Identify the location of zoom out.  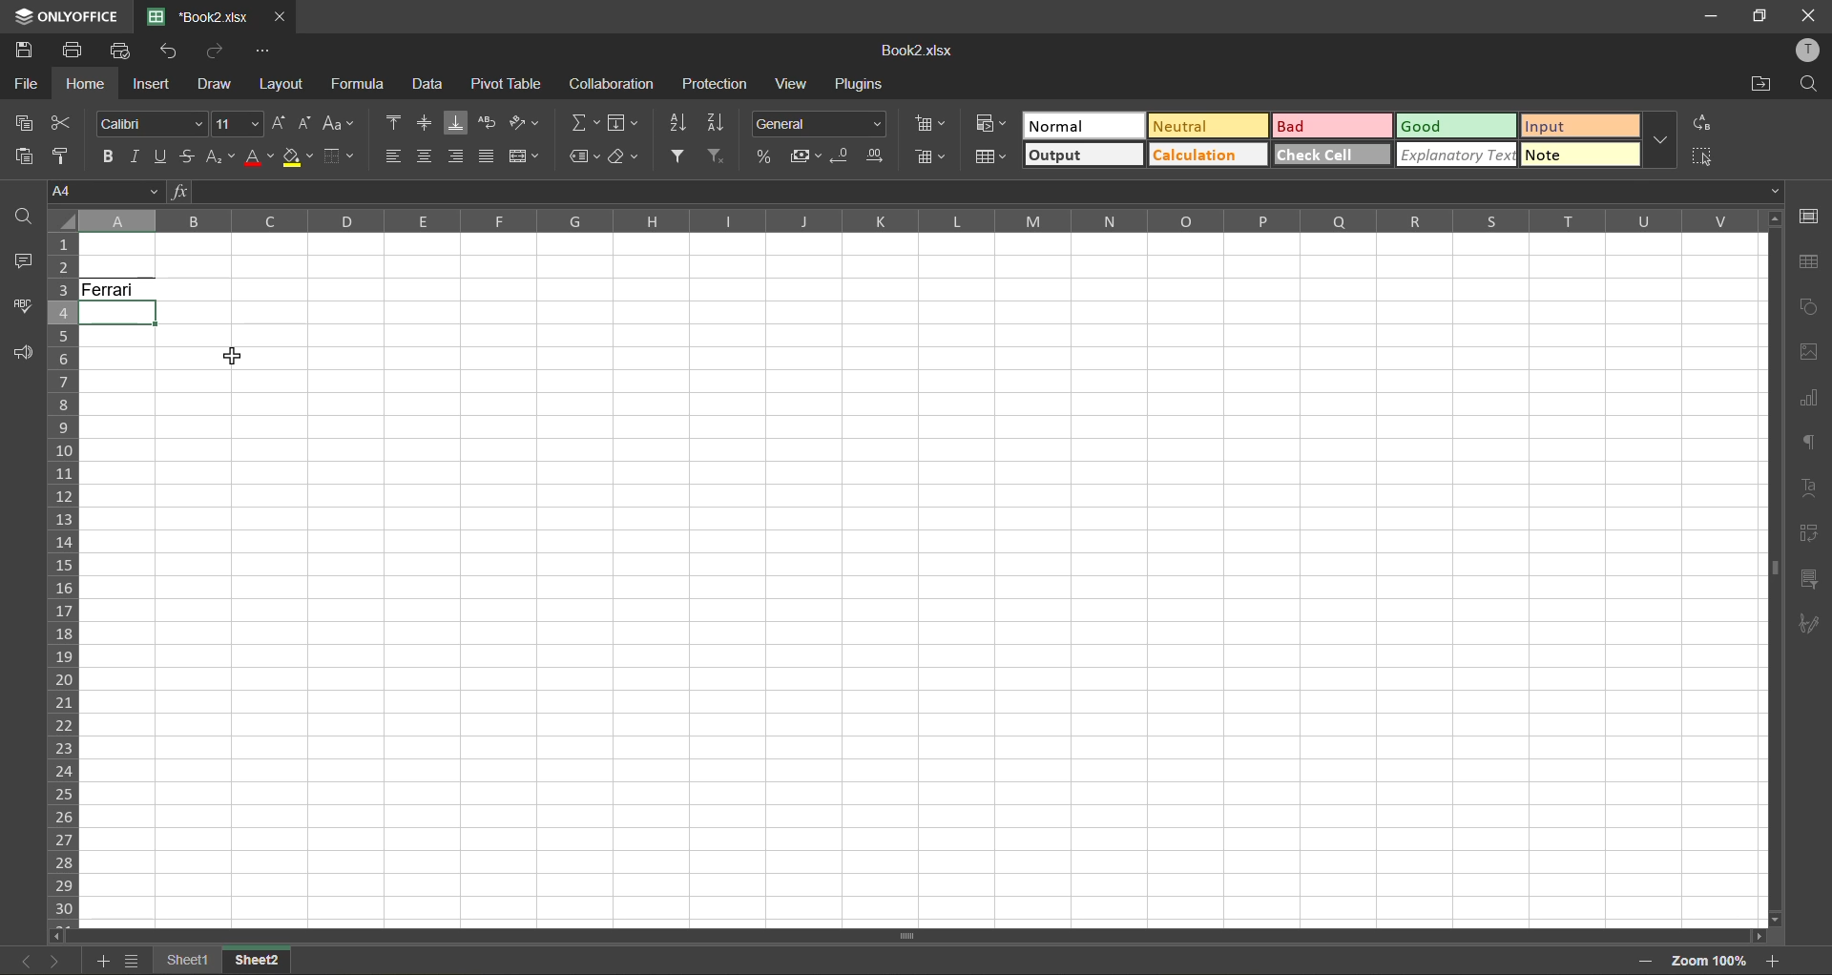
(1646, 964).